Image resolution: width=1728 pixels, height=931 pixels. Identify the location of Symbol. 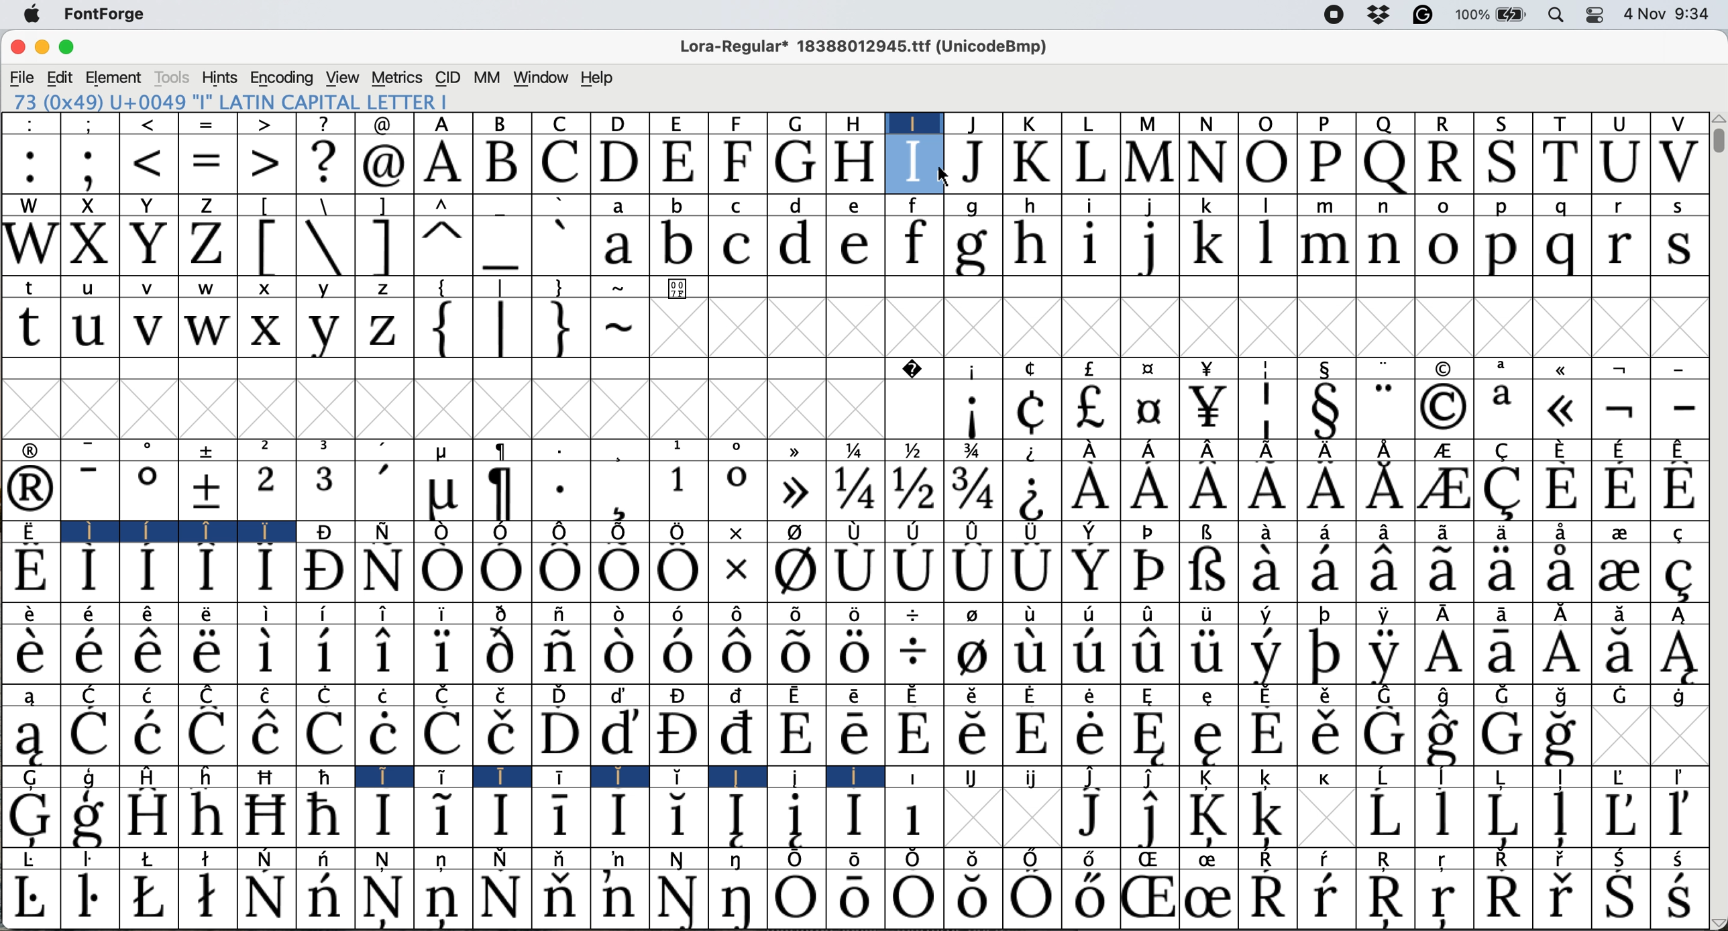
(679, 860).